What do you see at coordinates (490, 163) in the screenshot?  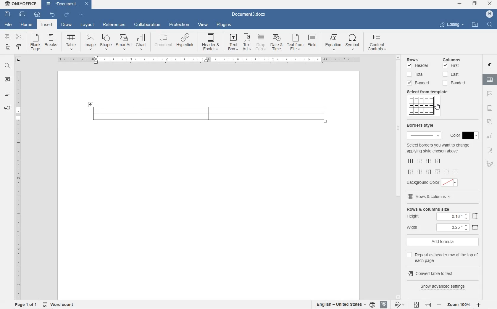 I see `SIGNATURE` at bounding box center [490, 163].